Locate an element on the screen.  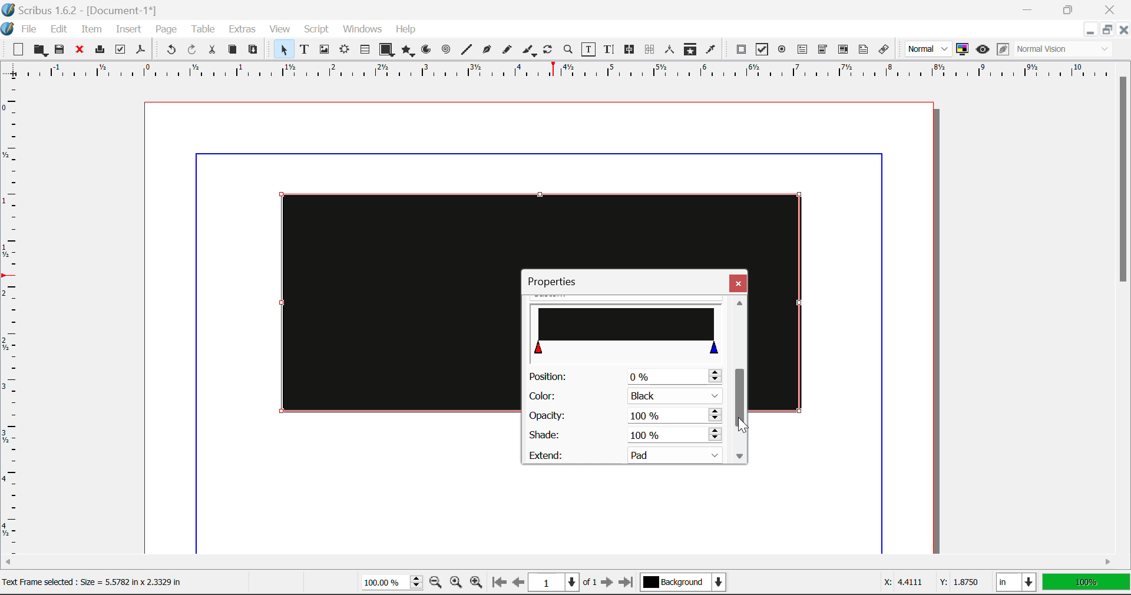
Page 1 of 1 is located at coordinates (563, 584).